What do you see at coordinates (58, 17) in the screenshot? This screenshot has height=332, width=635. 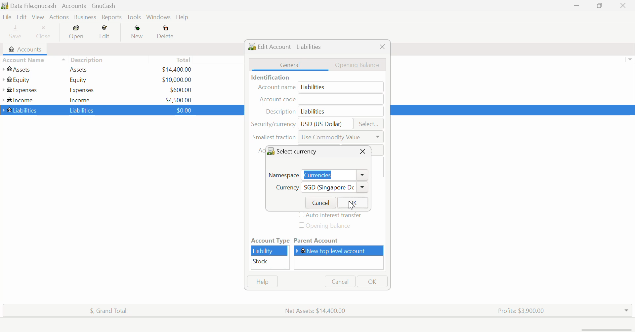 I see `Actions` at bounding box center [58, 17].